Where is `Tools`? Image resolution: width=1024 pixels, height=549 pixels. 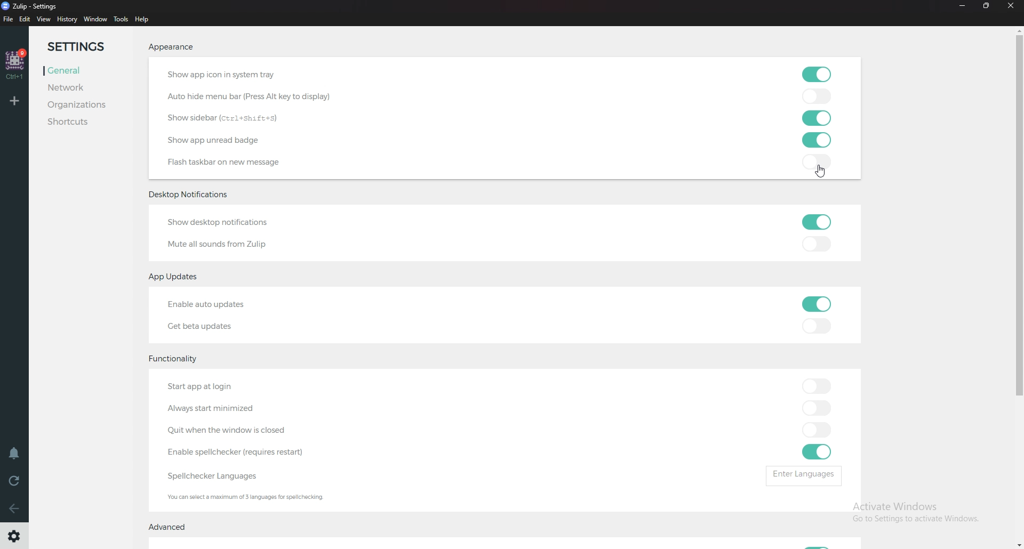
Tools is located at coordinates (121, 20).